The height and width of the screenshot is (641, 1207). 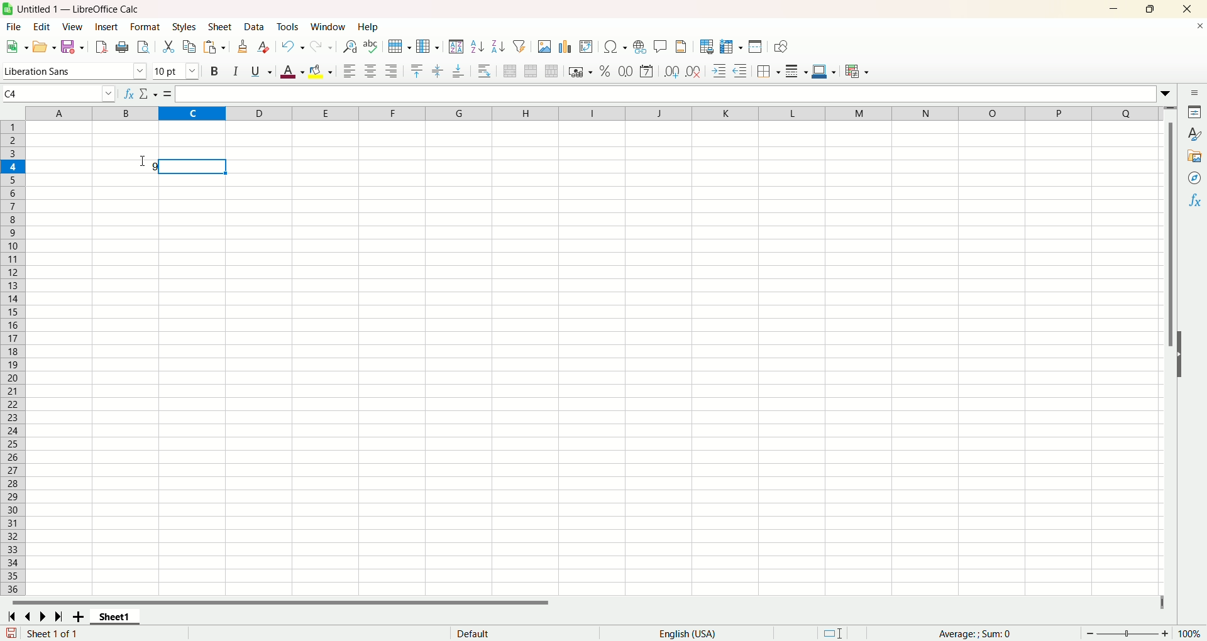 I want to click on add decimal place, so click(x=673, y=72).